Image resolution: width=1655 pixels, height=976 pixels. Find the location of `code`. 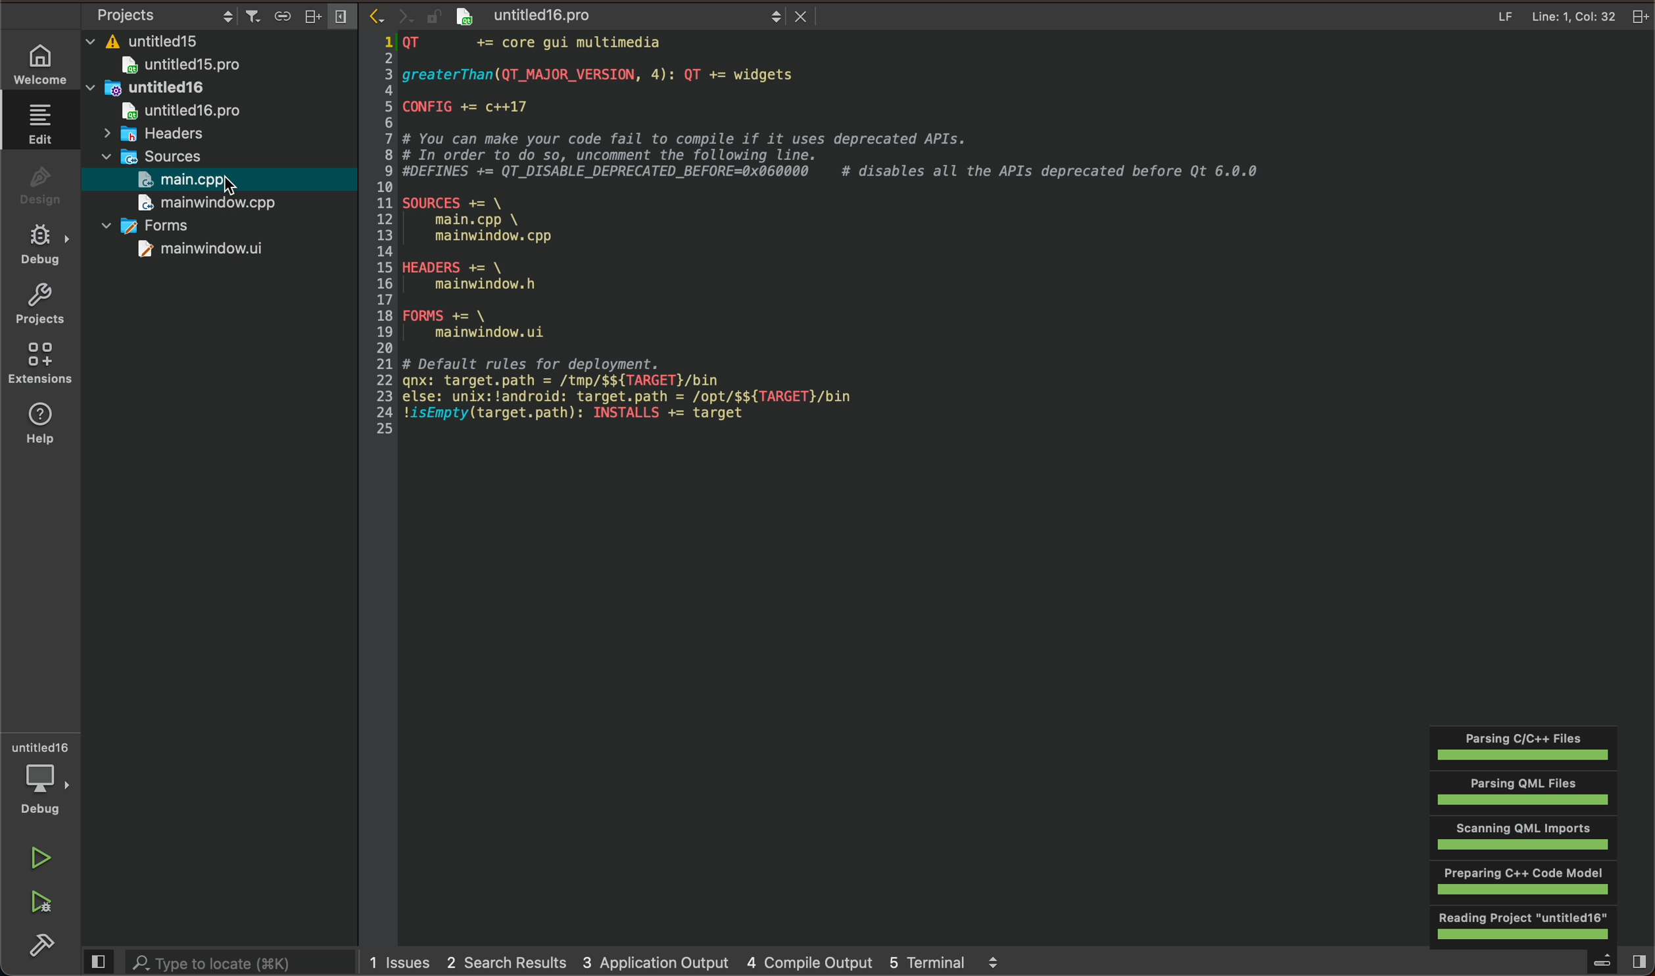

code is located at coordinates (855, 256).